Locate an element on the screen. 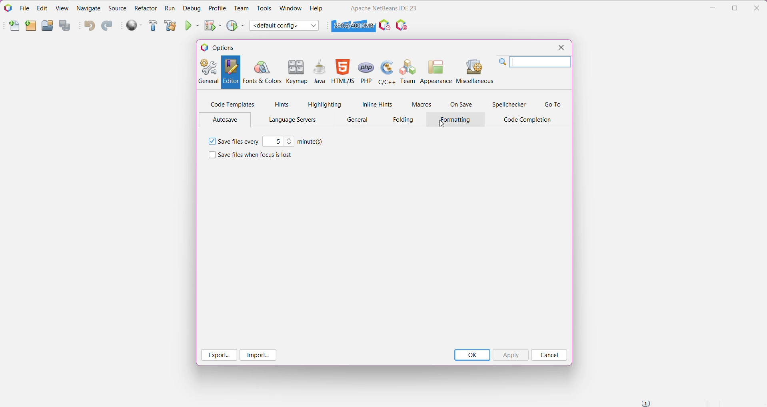  5 is located at coordinates (274, 141).